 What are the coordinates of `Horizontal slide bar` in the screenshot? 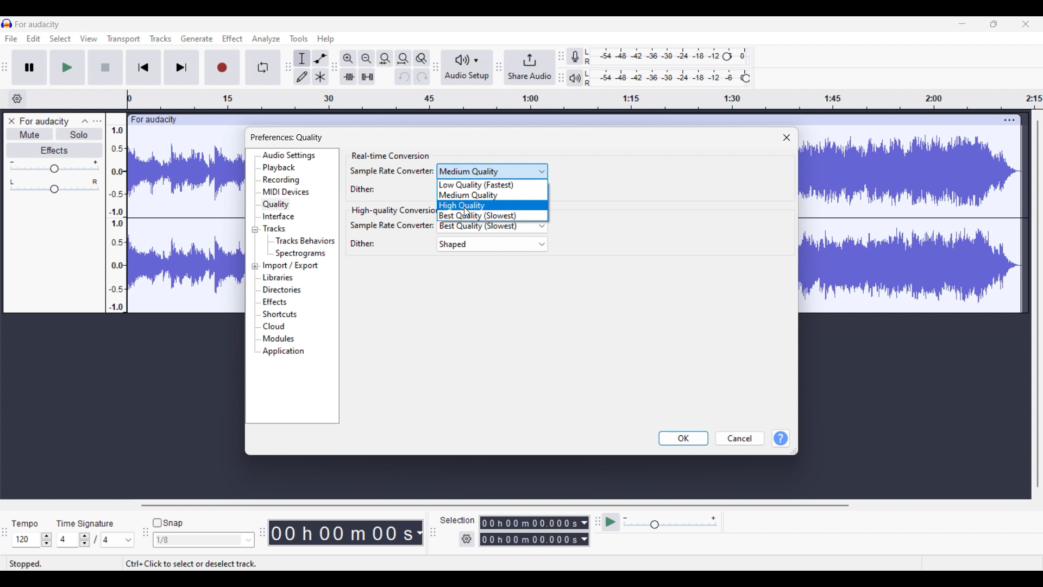 It's located at (495, 505).